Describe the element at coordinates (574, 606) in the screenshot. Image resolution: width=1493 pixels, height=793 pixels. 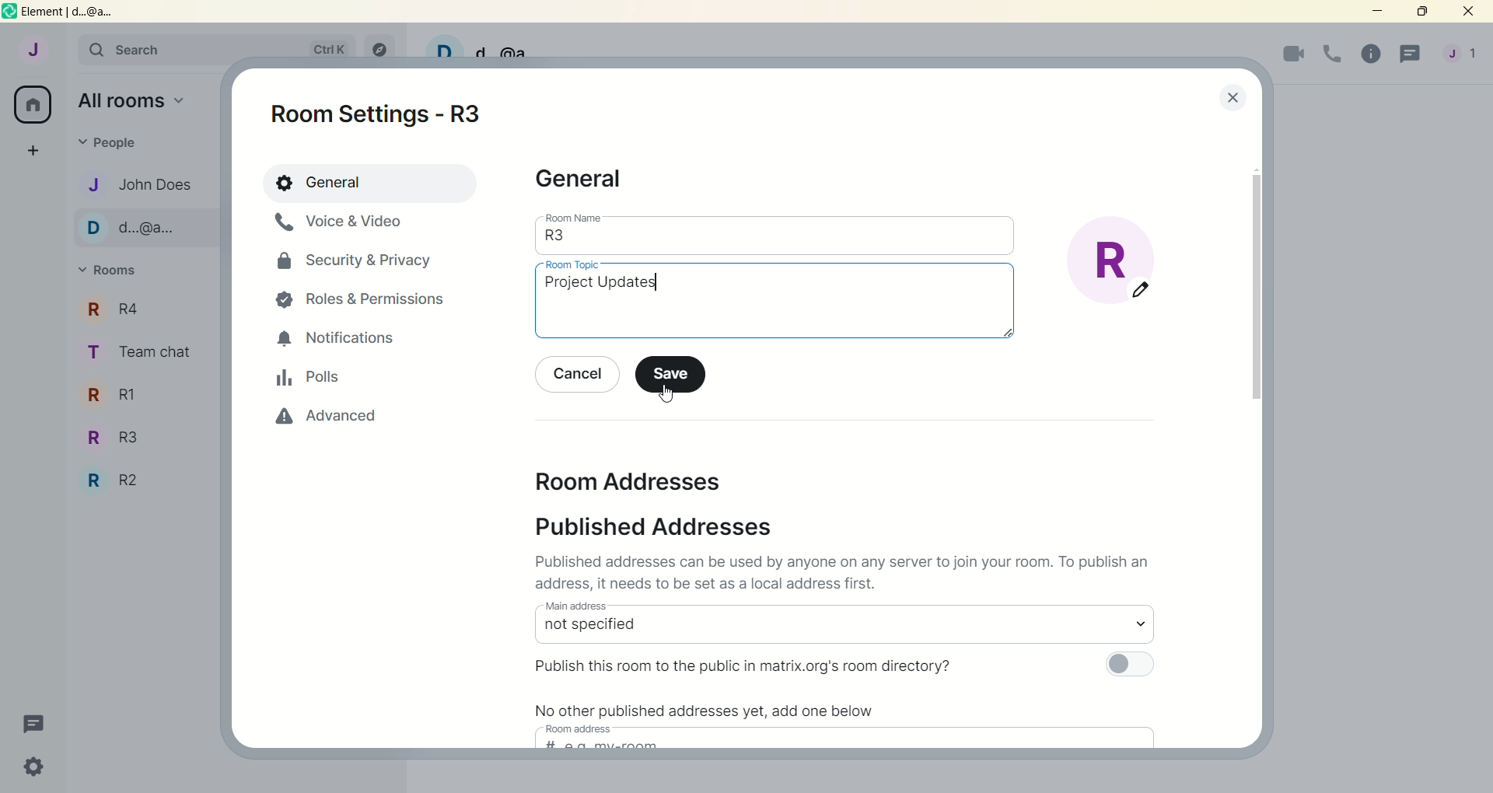
I see `main address` at that location.